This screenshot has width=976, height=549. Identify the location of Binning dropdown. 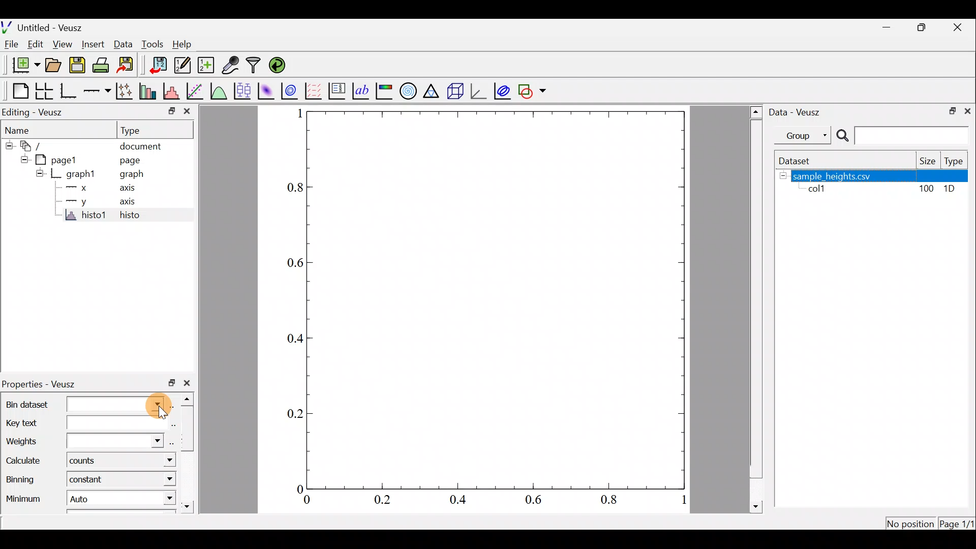
(160, 479).